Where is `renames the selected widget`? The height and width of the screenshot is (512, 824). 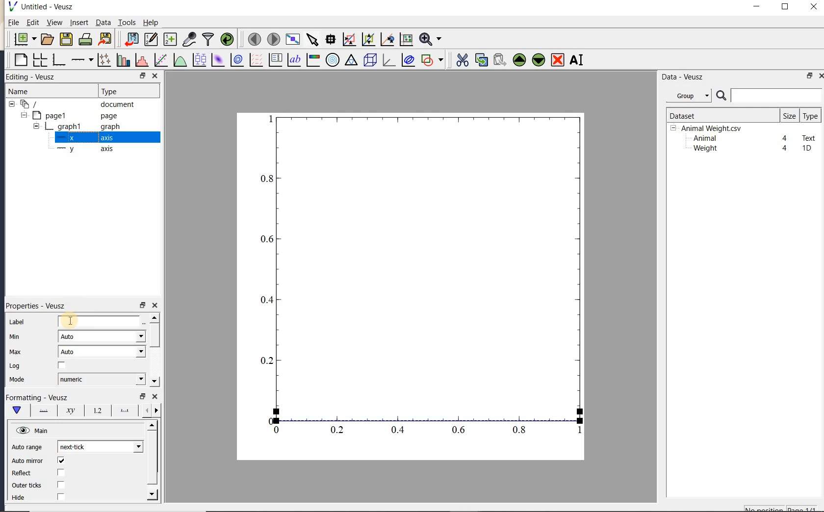 renames the selected widget is located at coordinates (576, 60).